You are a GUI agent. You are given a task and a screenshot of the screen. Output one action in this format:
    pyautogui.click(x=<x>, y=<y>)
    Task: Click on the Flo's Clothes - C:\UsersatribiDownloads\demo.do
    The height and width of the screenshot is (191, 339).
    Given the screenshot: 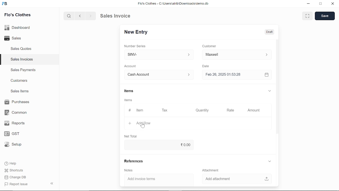 What is the action you would take?
    pyautogui.click(x=175, y=4)
    